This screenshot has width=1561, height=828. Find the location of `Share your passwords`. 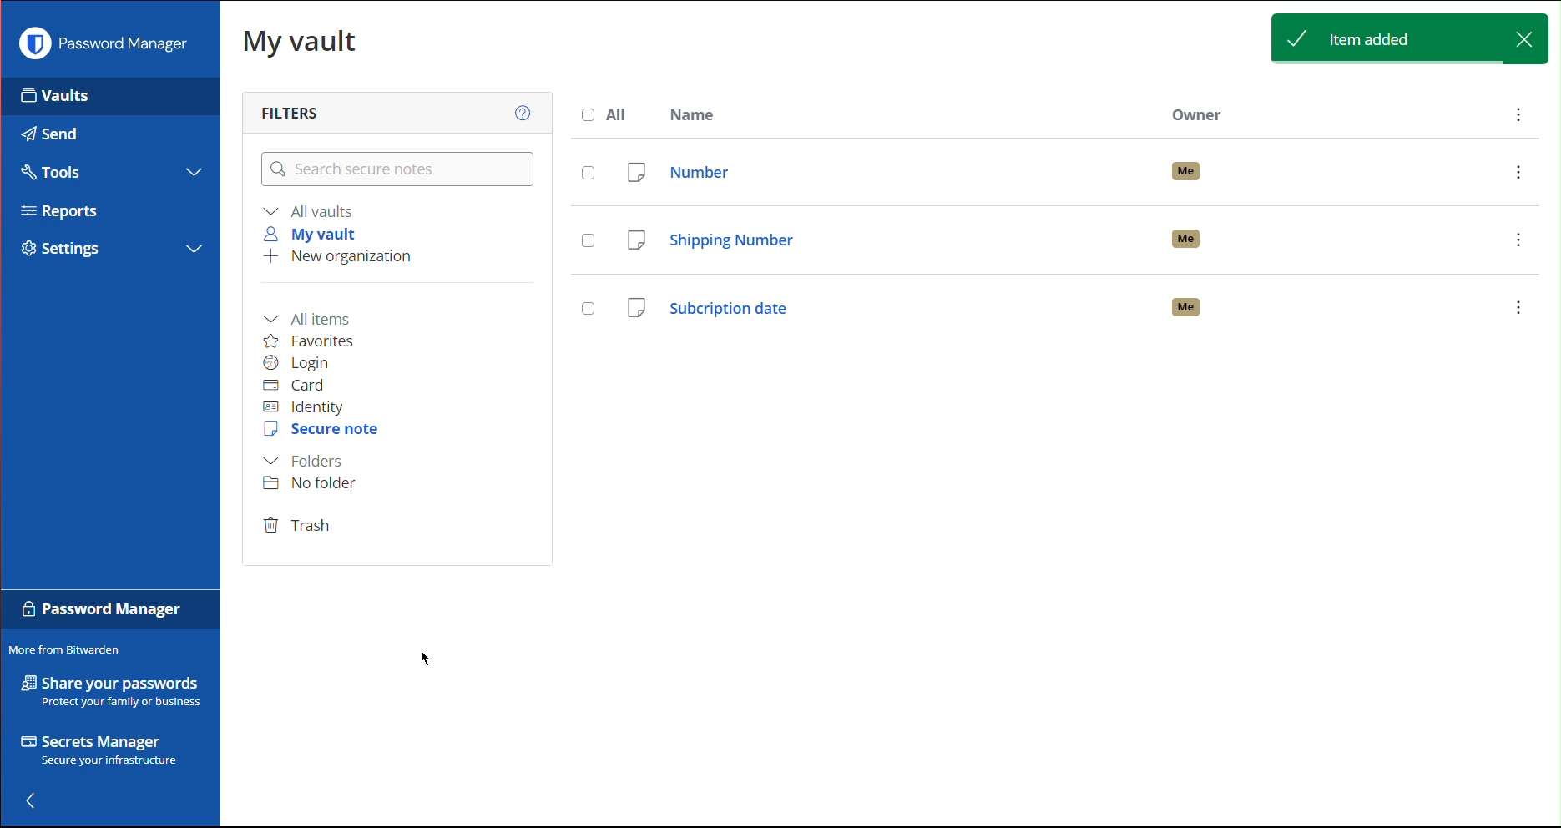

Share your passwords is located at coordinates (107, 692).